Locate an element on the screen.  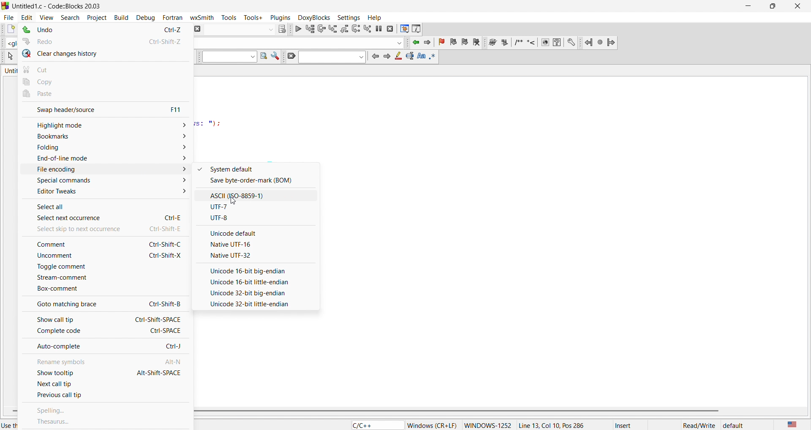
select all  is located at coordinates (101, 207).